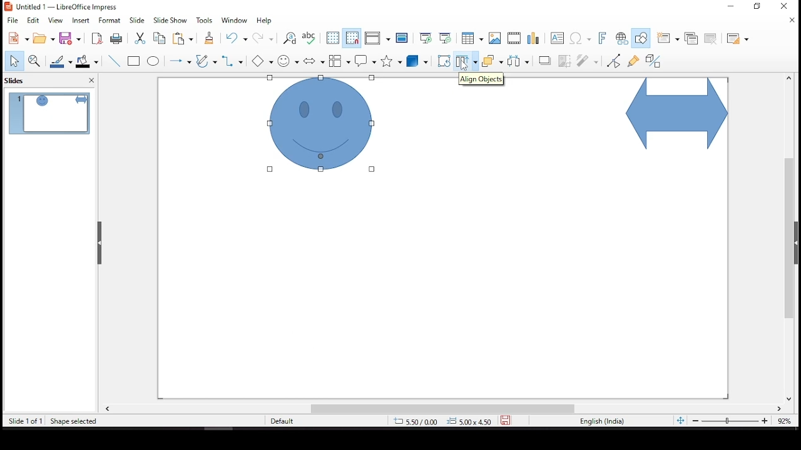 The width and height of the screenshot is (801, 450). I want to click on rectangle, so click(135, 62).